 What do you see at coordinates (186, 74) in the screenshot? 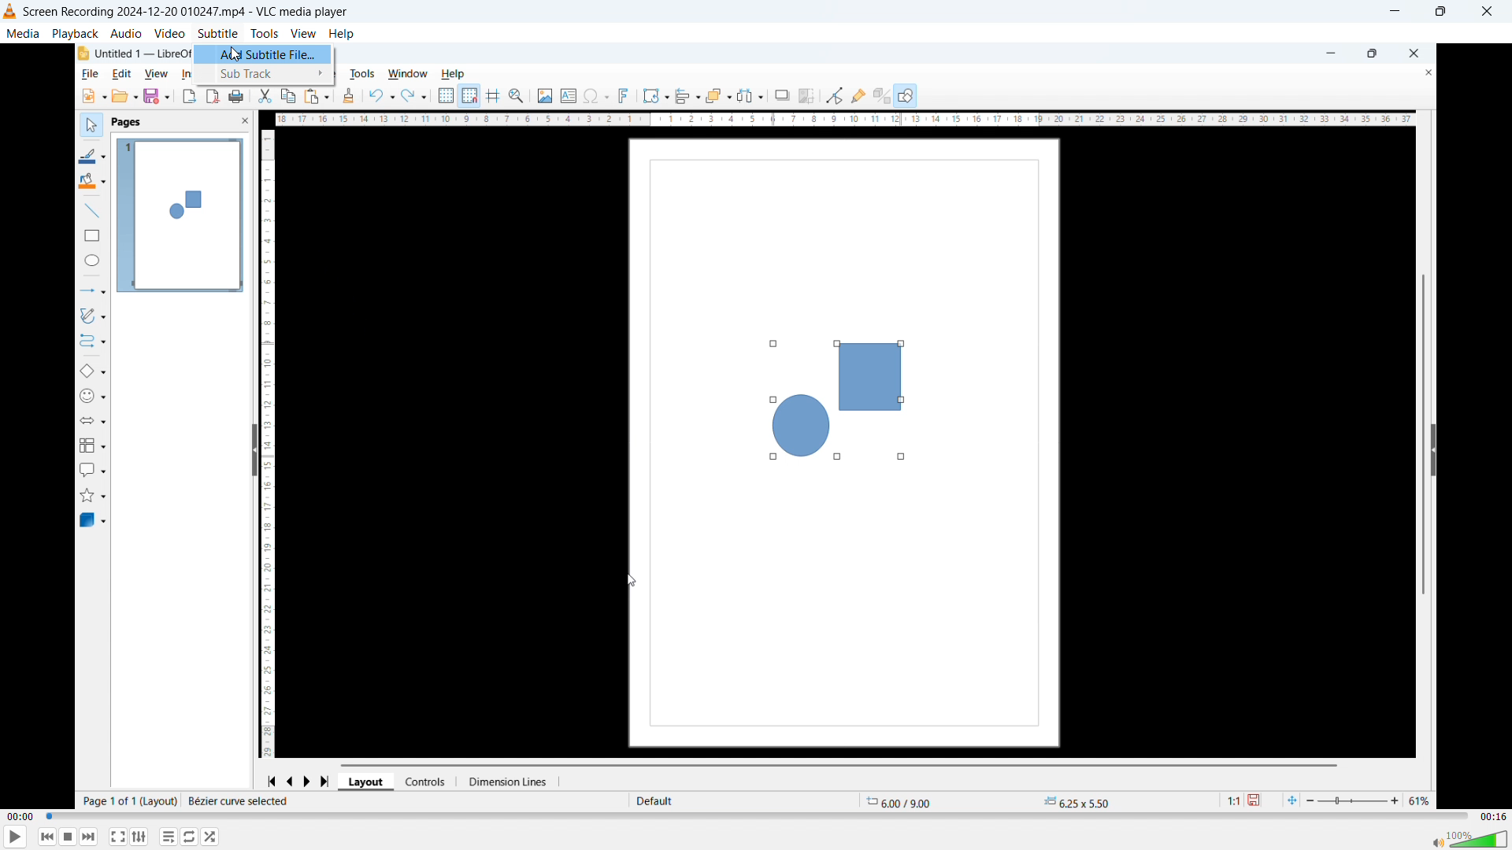
I see `insert` at bounding box center [186, 74].